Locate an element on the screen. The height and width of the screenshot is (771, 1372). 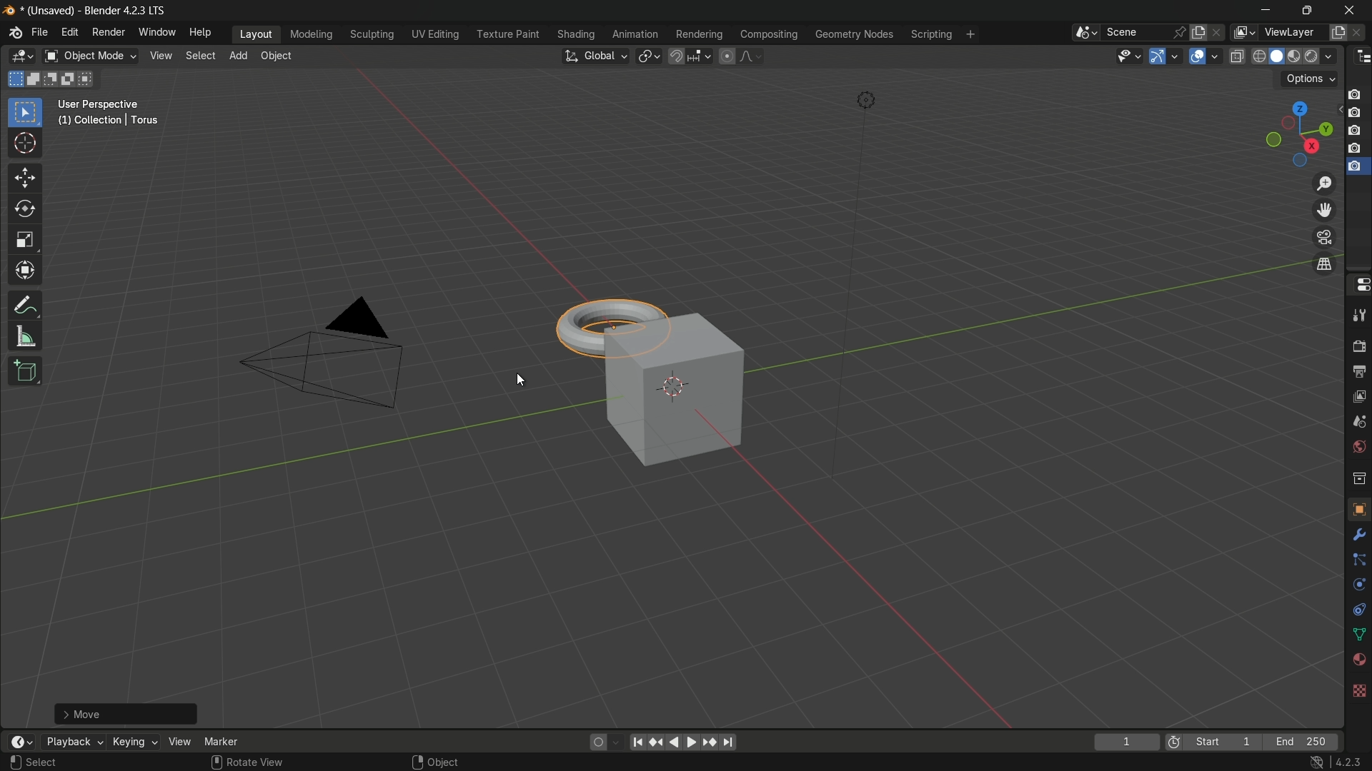
material preview is located at coordinates (1322, 56).